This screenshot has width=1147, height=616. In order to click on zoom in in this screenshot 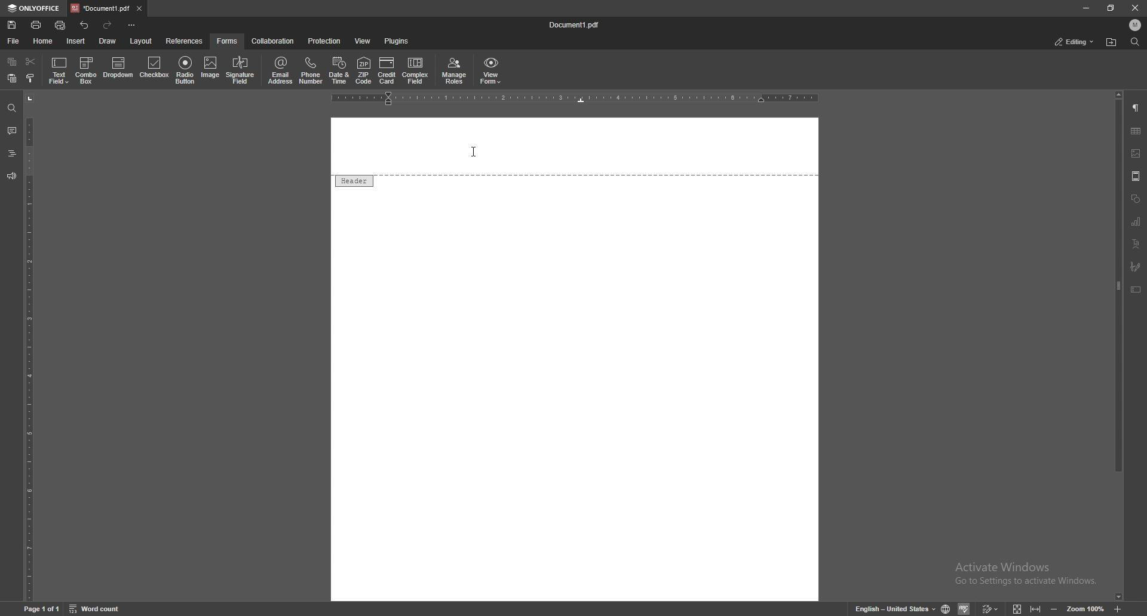, I will do `click(1118, 609)`.